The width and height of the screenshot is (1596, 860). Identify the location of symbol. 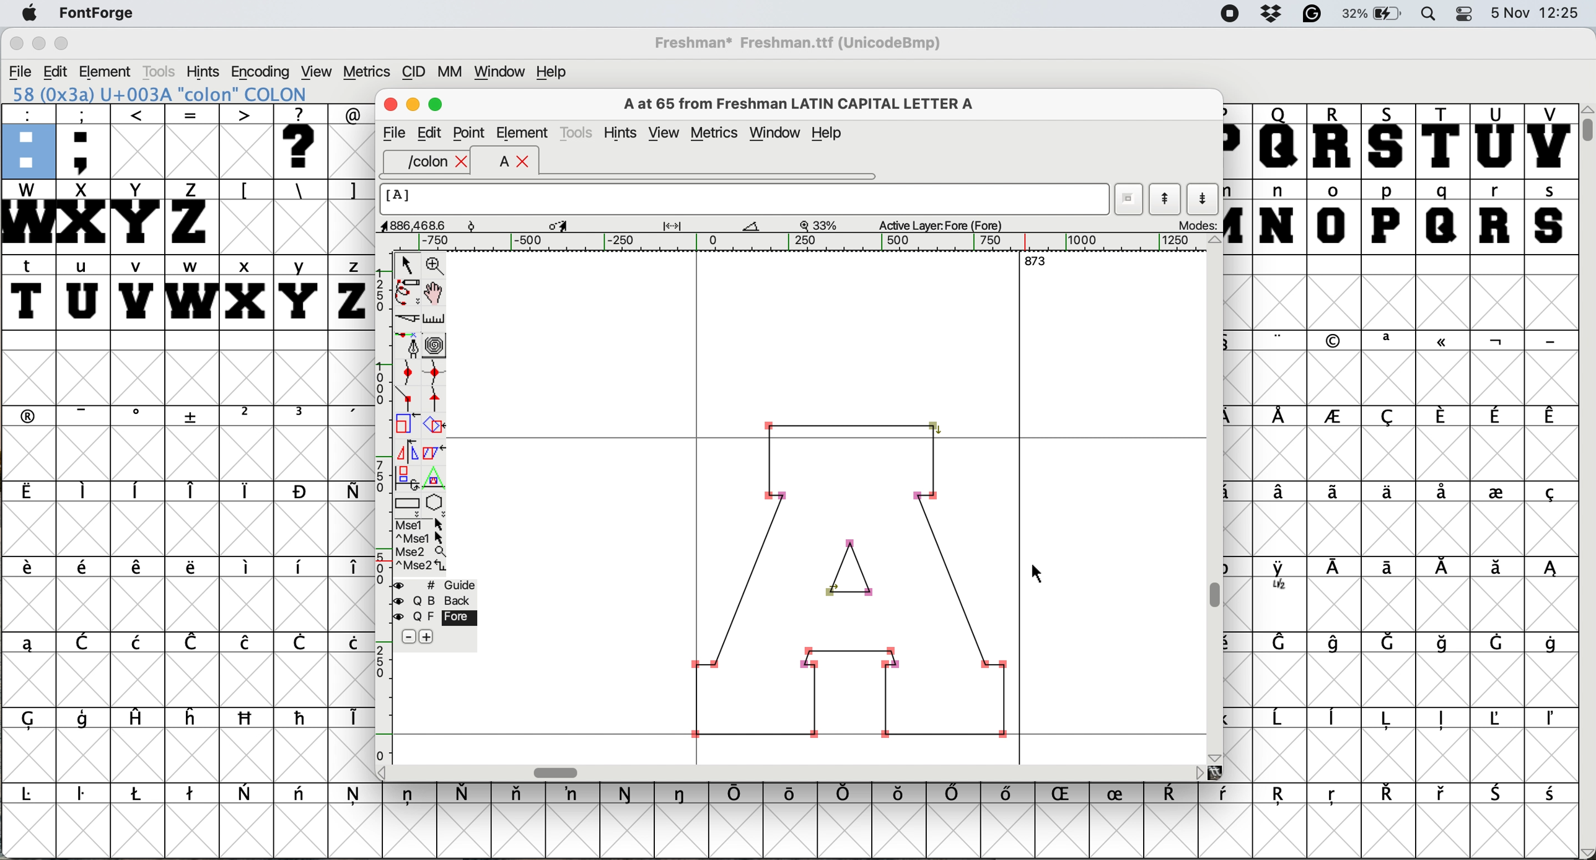
(348, 718).